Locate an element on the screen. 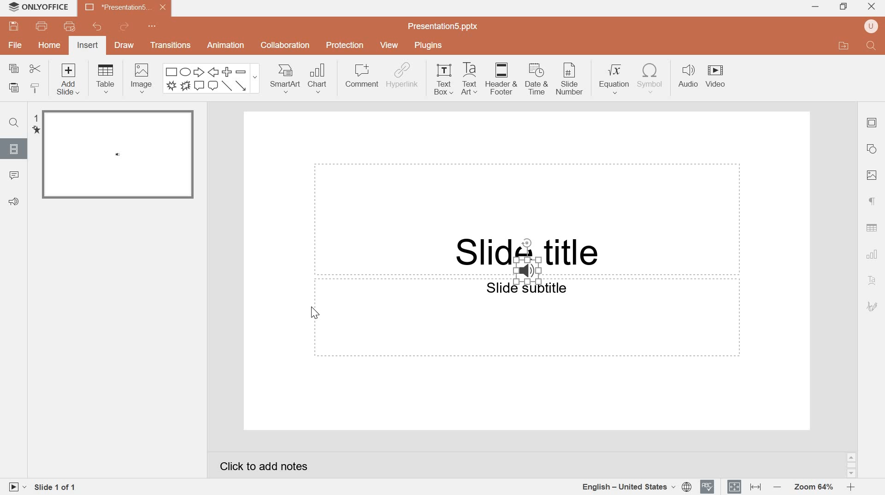  Comment is located at coordinates (362, 76).